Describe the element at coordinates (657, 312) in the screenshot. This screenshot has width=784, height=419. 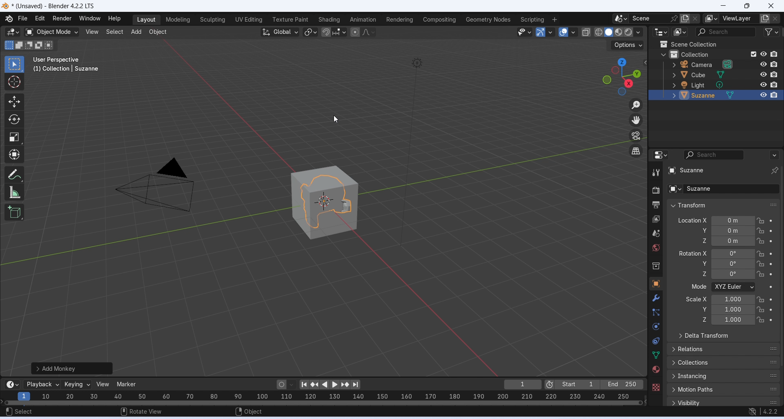
I see `particles` at that location.